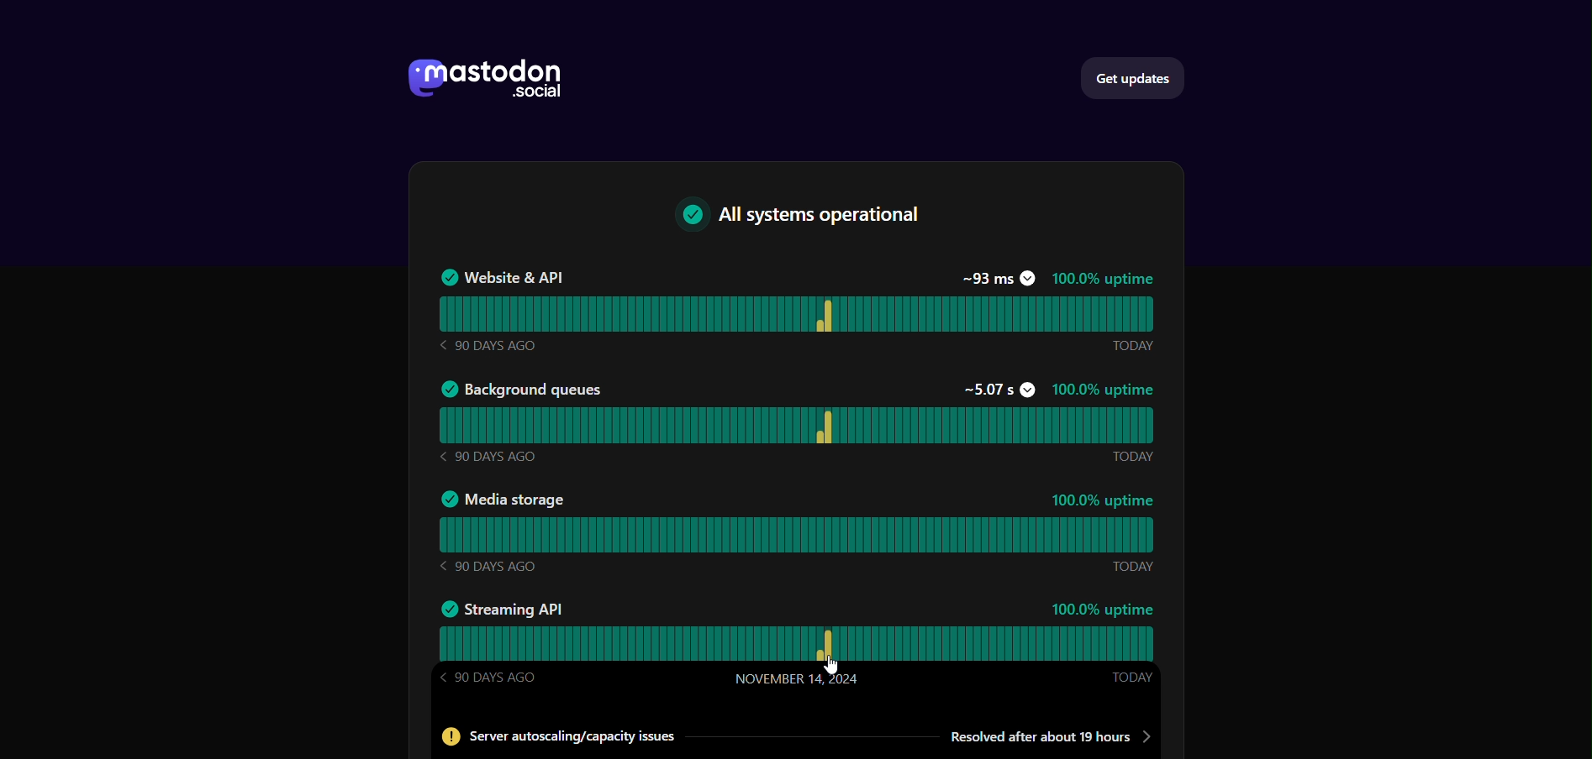 This screenshot has height=759, width=1592. Describe the element at coordinates (486, 345) in the screenshot. I see `90 Days Ago` at that location.